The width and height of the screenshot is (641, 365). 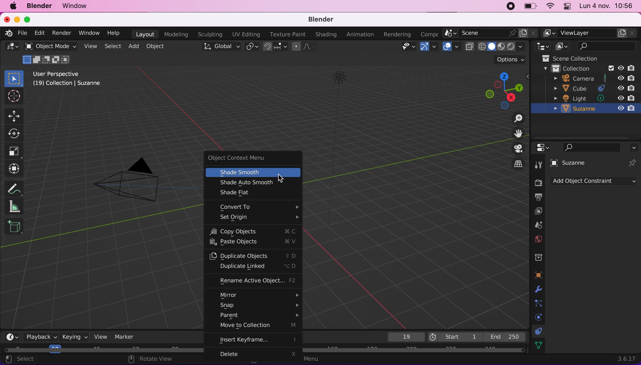 I want to click on transform, so click(x=16, y=170).